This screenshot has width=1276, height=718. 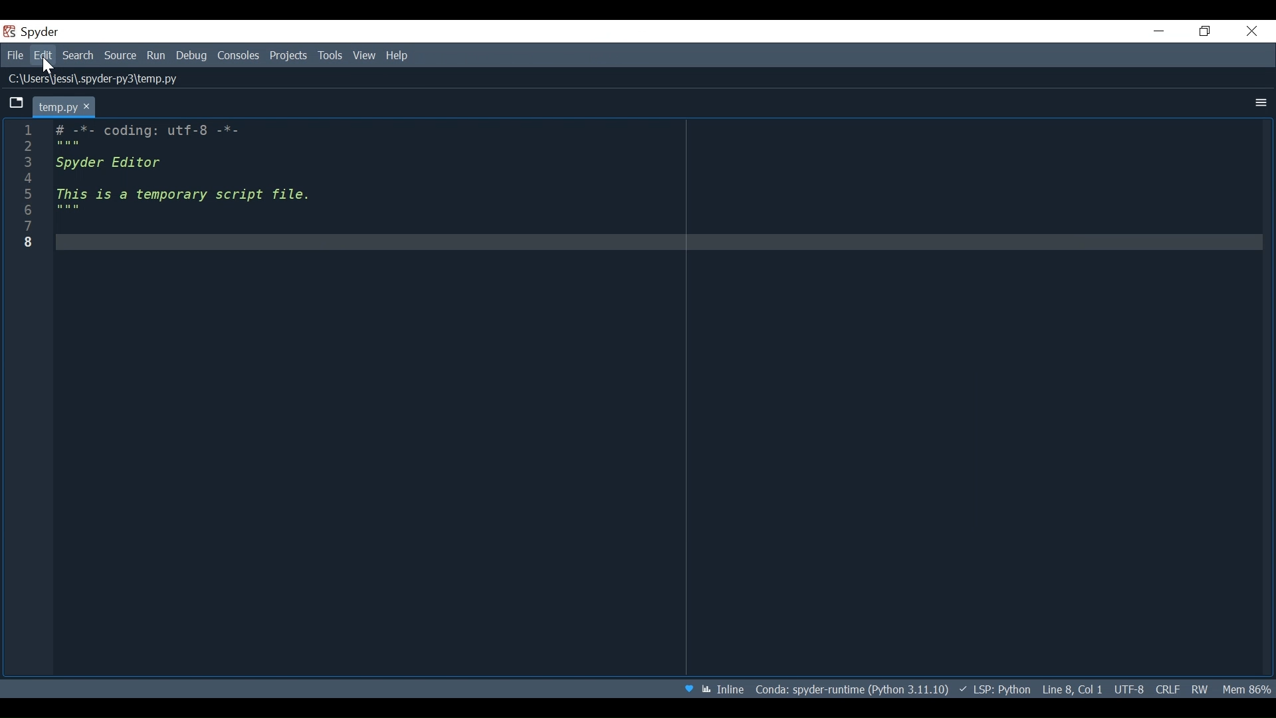 I want to click on View, so click(x=365, y=57).